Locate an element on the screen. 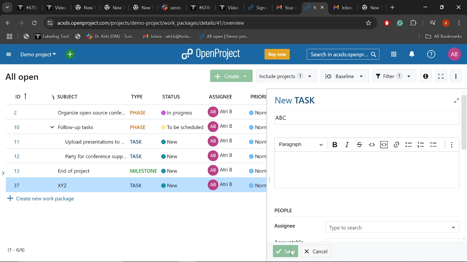 This screenshot has height=262, width=467. Existing tasks is located at coordinates (135, 140).